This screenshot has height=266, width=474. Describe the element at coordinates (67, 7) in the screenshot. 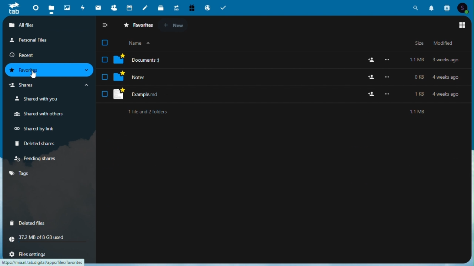

I see `Photos` at that location.